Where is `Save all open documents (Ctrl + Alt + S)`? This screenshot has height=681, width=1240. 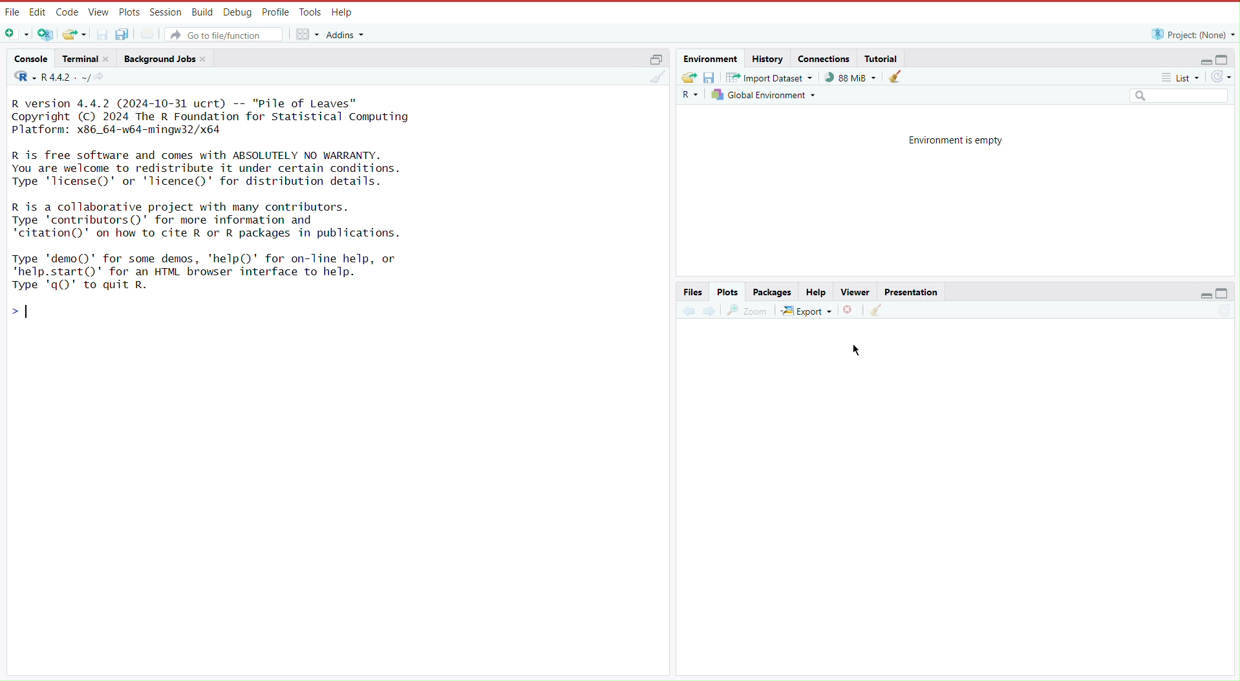
Save all open documents (Ctrl + Alt + S) is located at coordinates (129, 34).